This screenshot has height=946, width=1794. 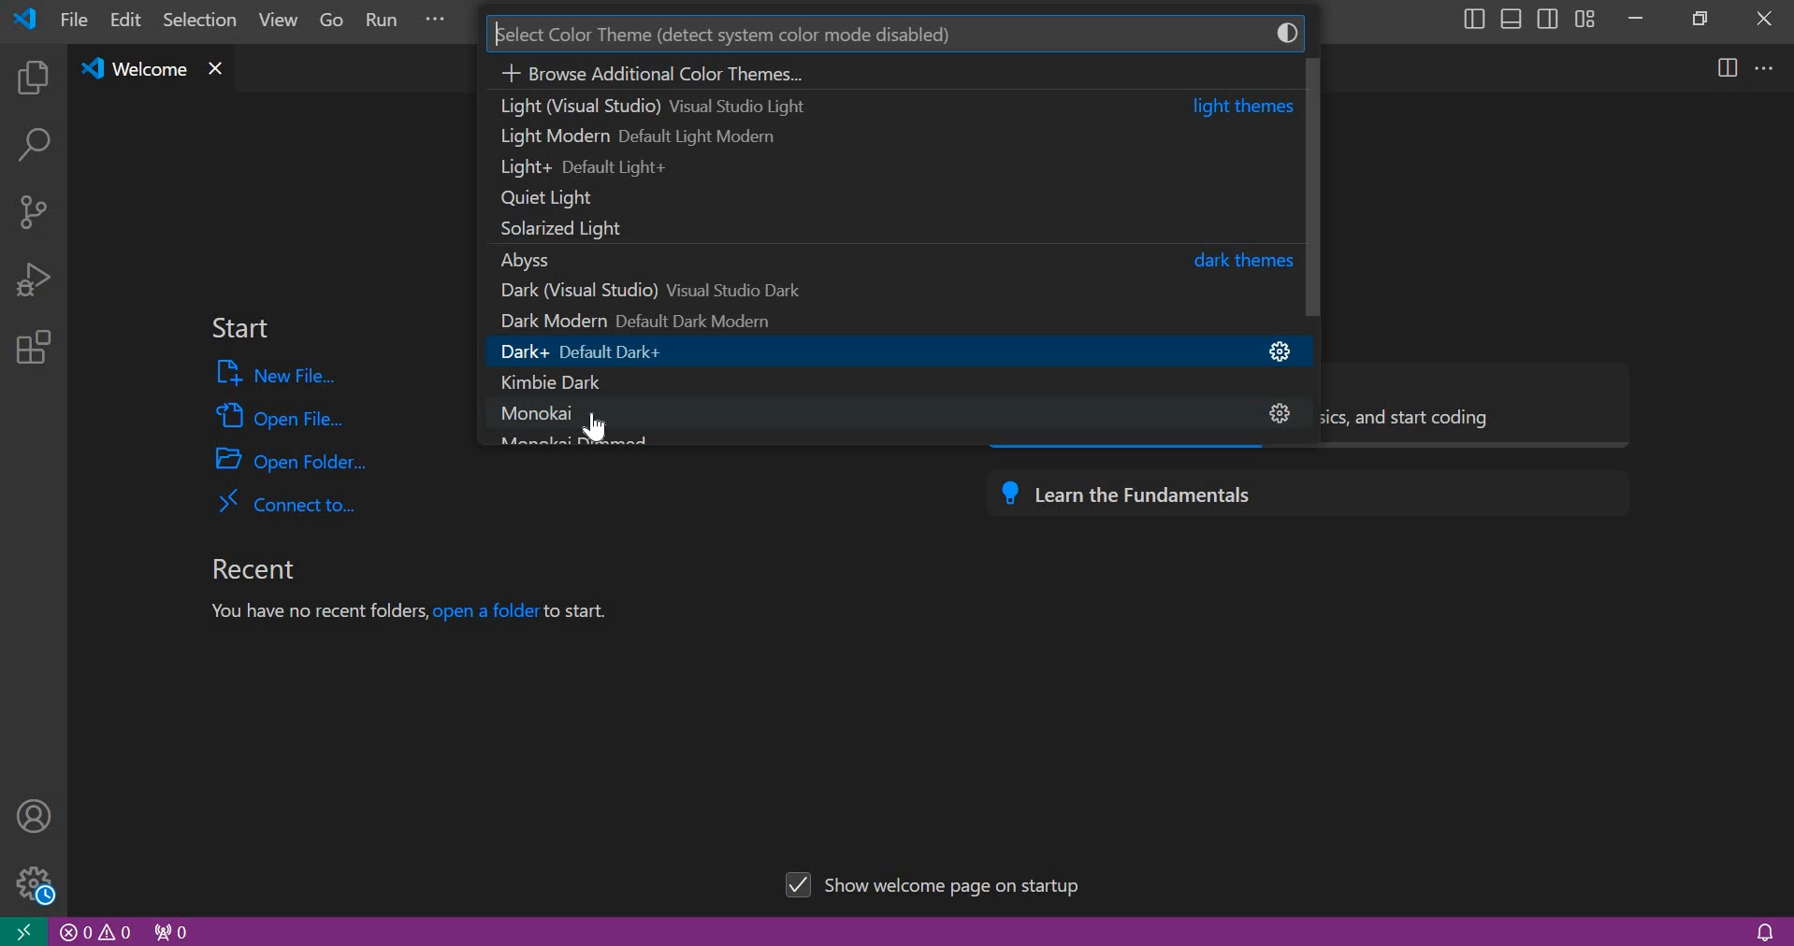 I want to click on close tab, so click(x=219, y=70).